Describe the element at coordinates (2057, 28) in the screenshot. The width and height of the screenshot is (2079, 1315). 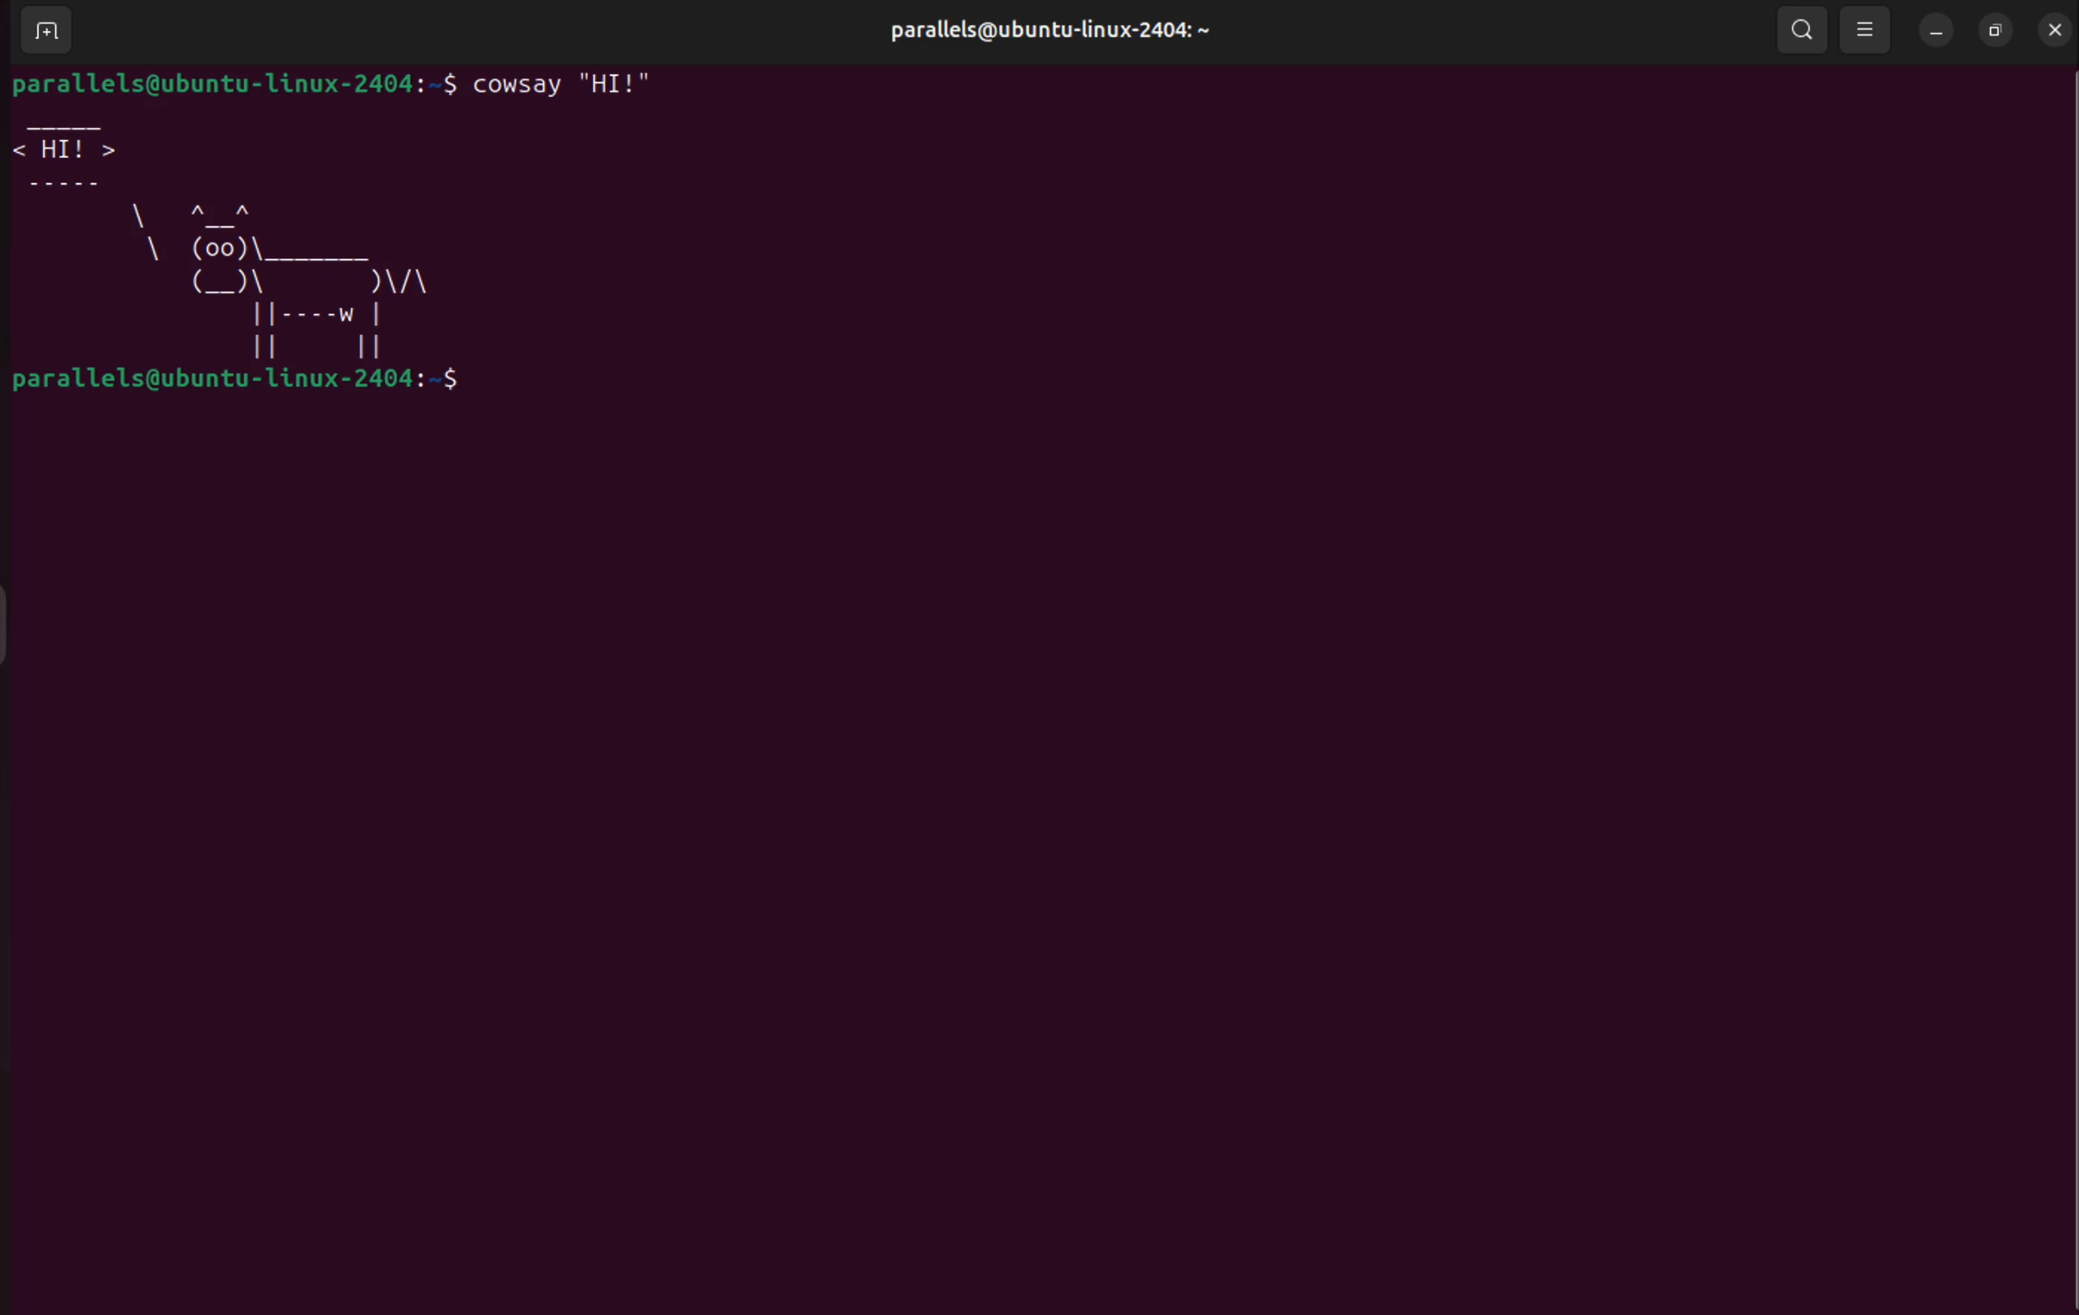
I see `close` at that location.